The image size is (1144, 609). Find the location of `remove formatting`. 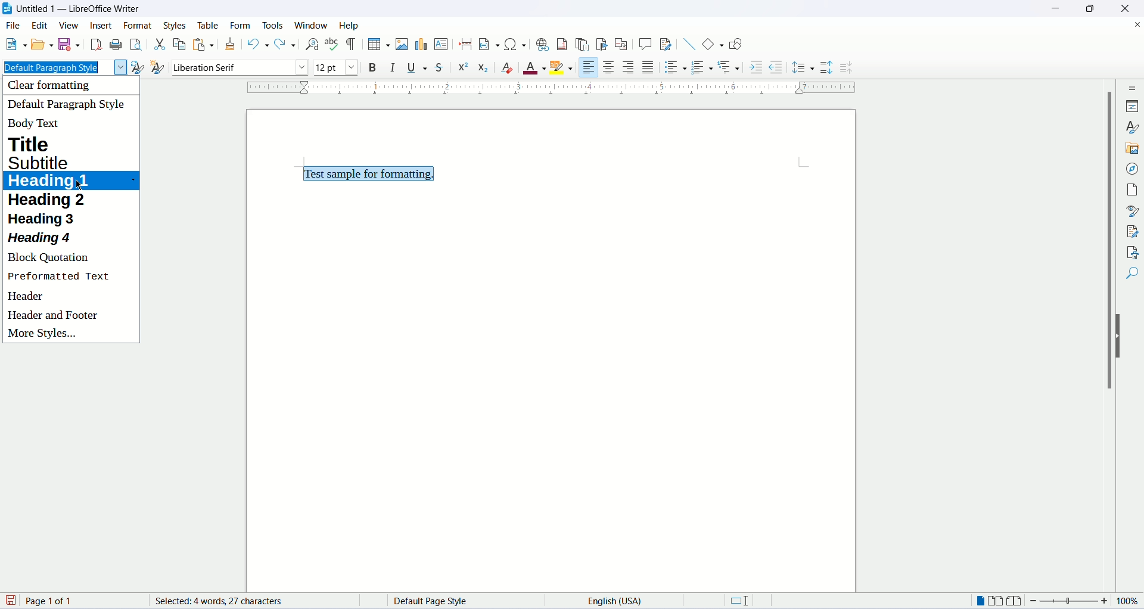

remove formatting is located at coordinates (510, 69).